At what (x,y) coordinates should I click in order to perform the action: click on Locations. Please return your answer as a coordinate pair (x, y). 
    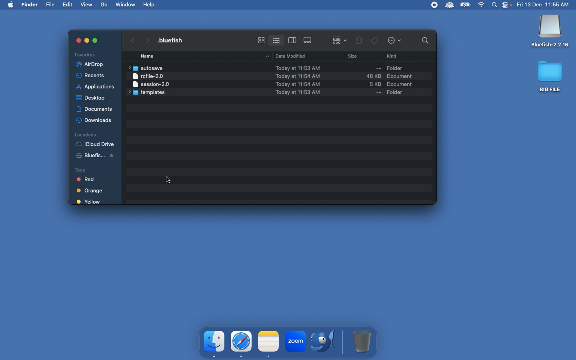
    Looking at the image, I should click on (85, 134).